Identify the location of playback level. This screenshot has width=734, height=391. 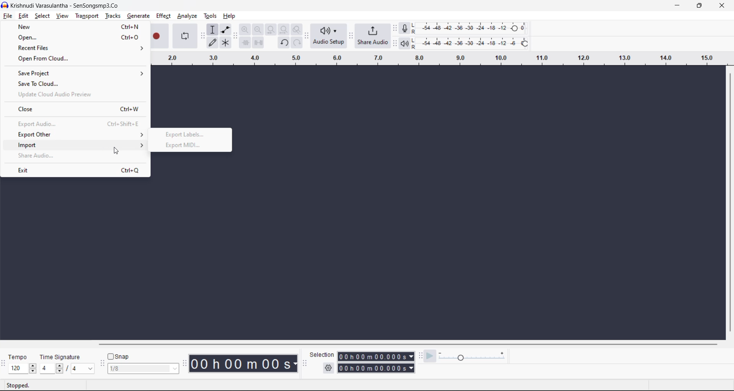
(476, 42).